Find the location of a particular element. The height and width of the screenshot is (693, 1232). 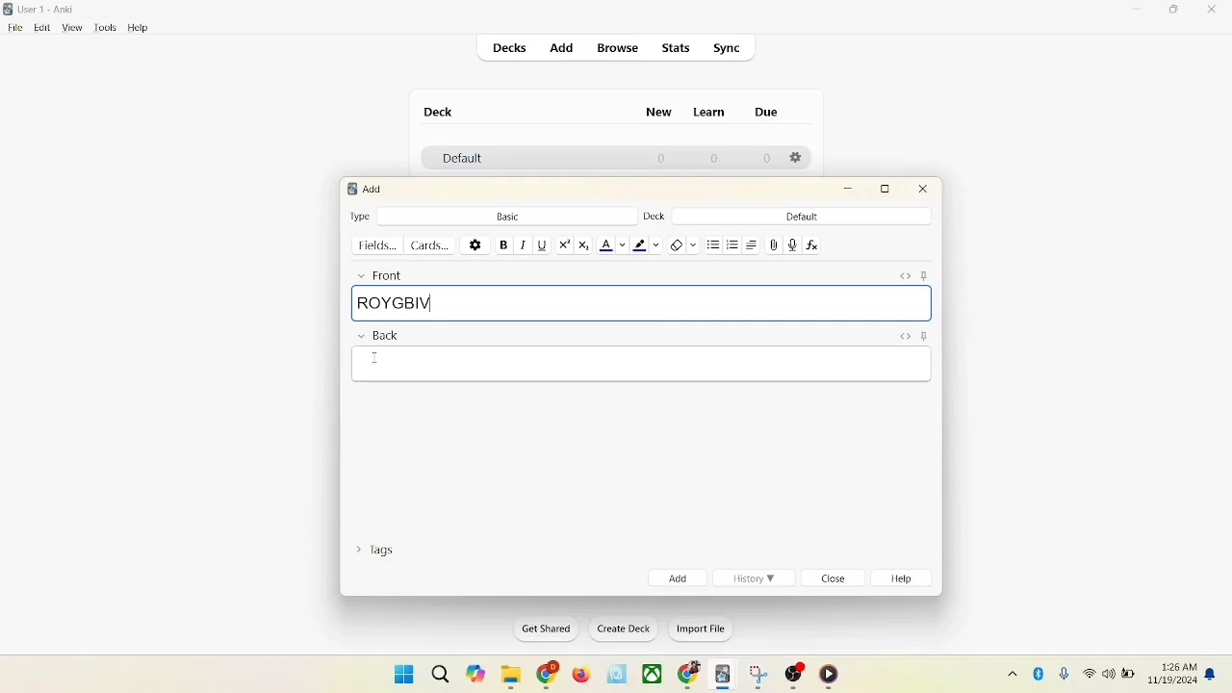

history is located at coordinates (755, 578).